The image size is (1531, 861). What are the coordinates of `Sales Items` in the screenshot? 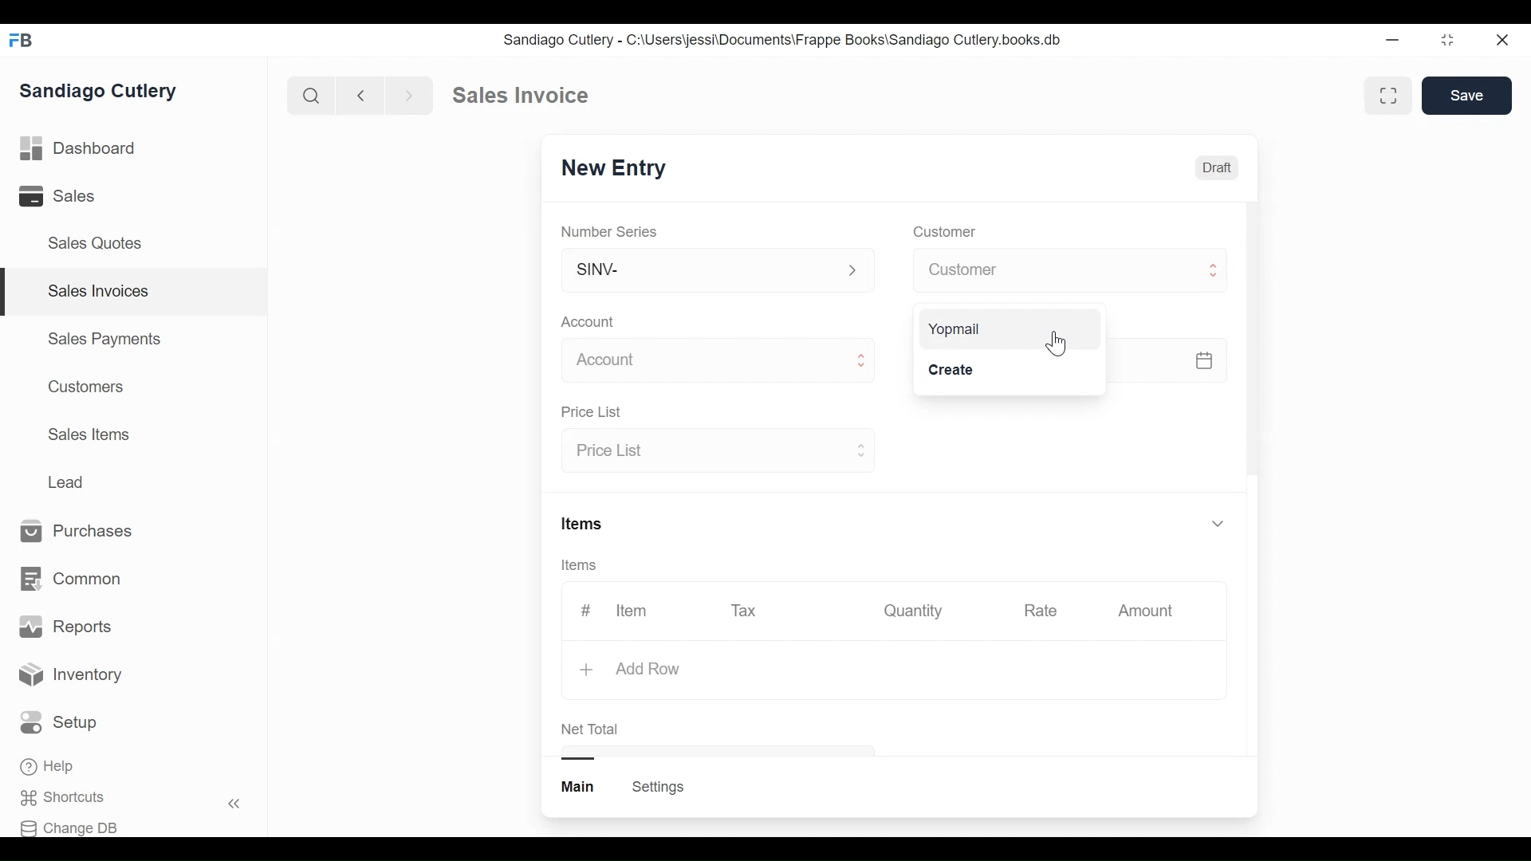 It's located at (89, 433).